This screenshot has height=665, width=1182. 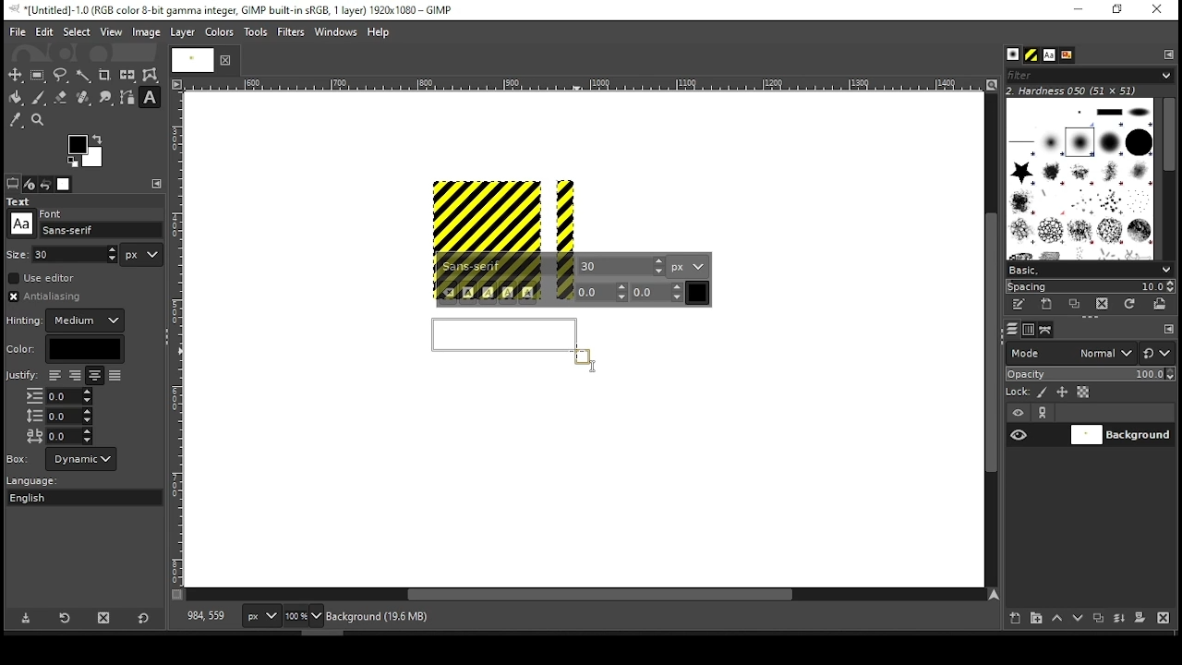 What do you see at coordinates (528, 293) in the screenshot?
I see `strikethrough` at bounding box center [528, 293].